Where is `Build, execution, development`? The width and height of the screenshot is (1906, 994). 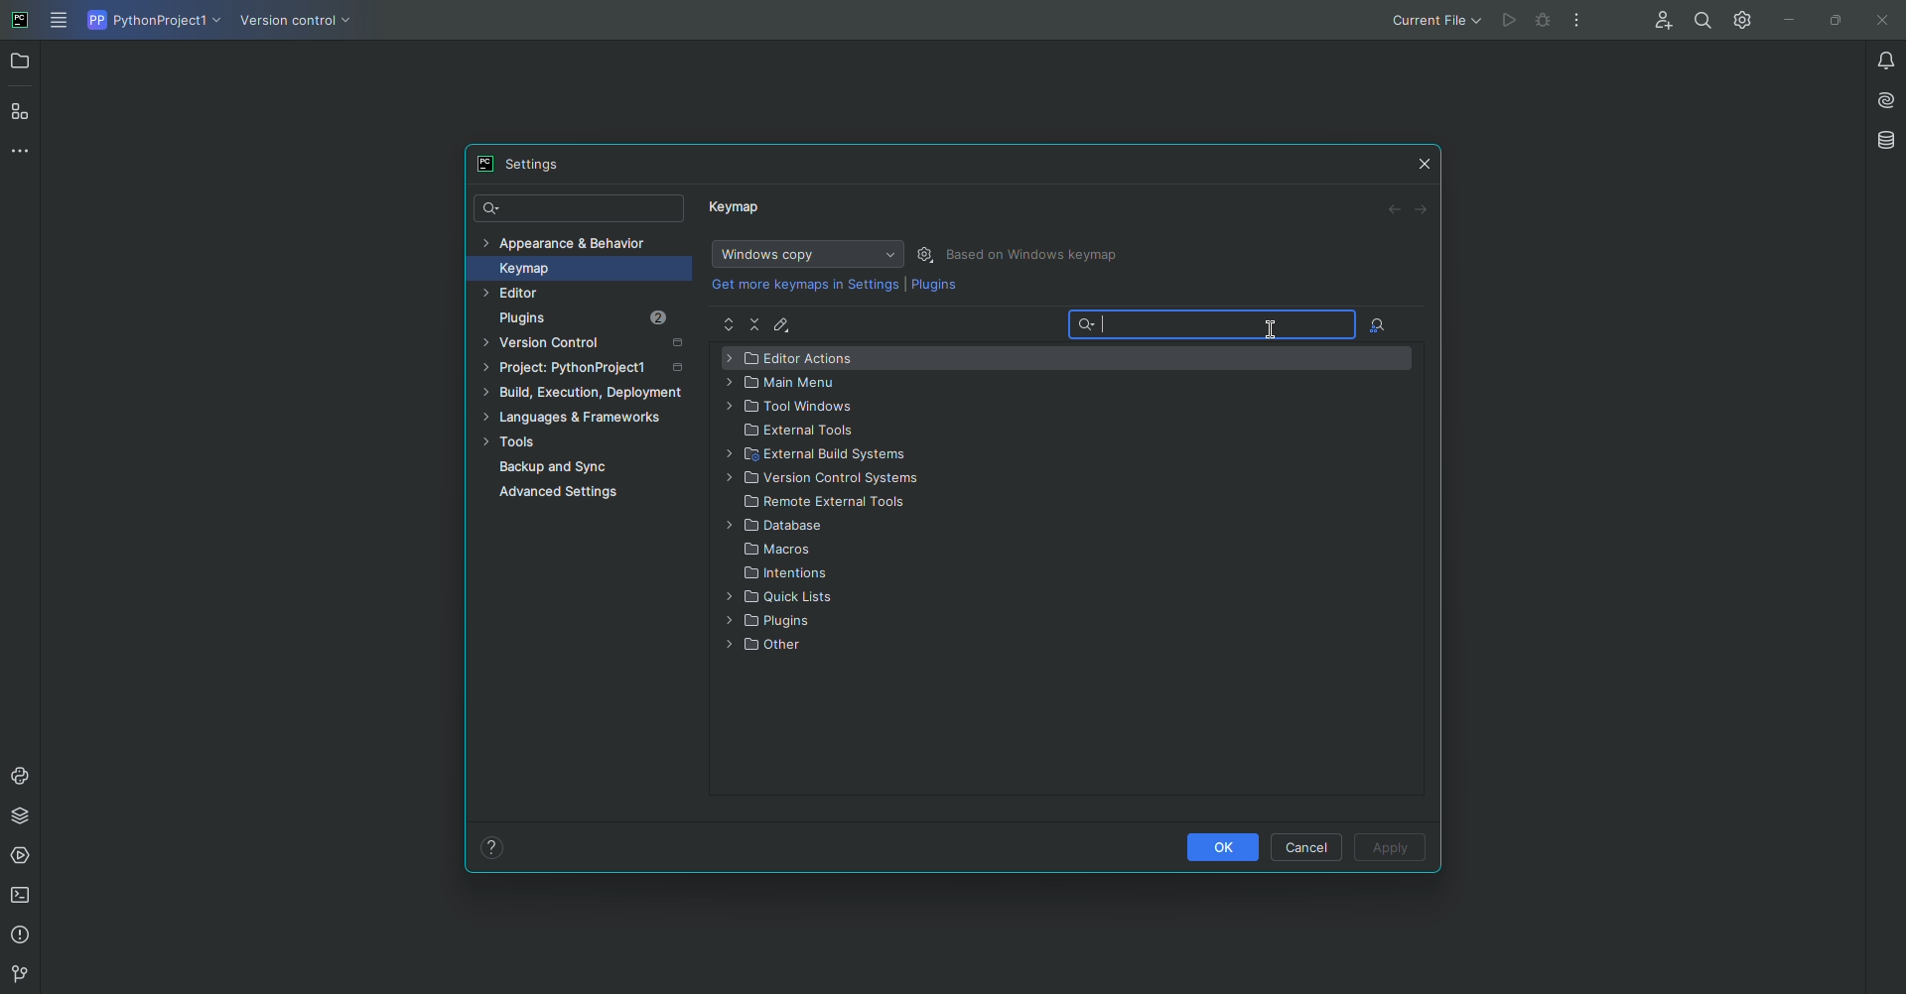 Build, execution, development is located at coordinates (589, 396).